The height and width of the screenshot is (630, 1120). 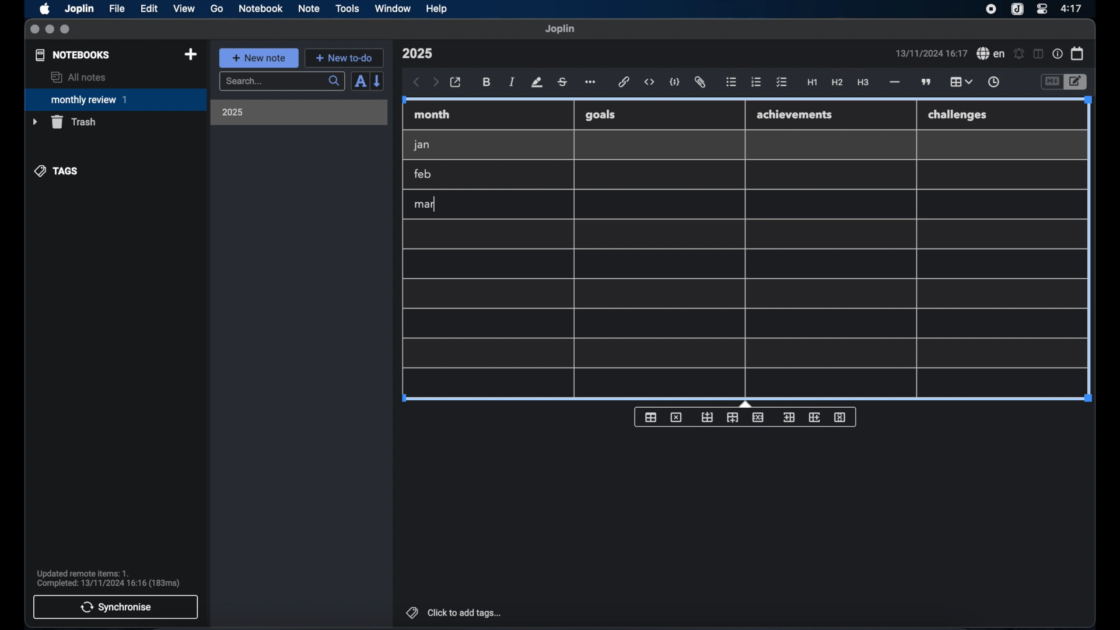 What do you see at coordinates (80, 9) in the screenshot?
I see `Joplin` at bounding box center [80, 9].